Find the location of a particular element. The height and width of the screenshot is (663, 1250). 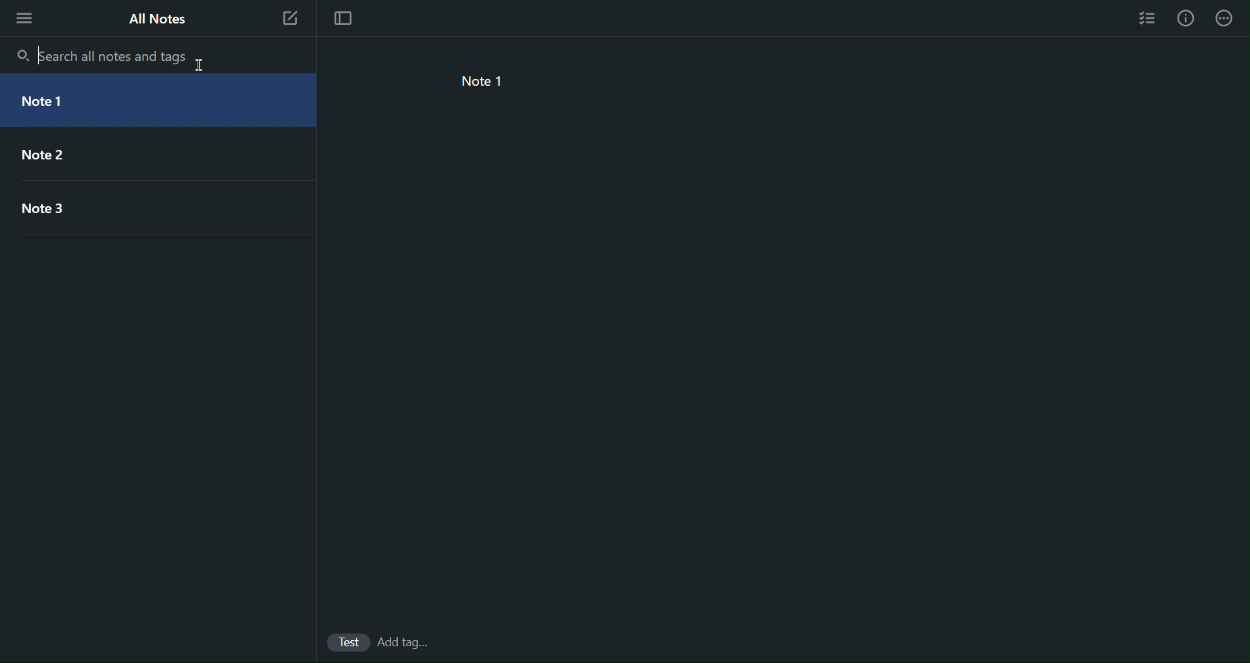

Note 3 is located at coordinates (136, 208).